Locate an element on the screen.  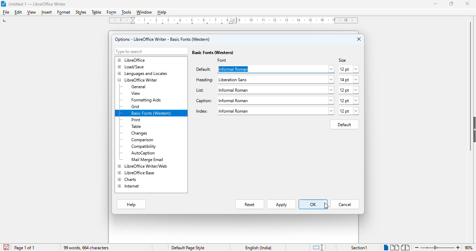
table is located at coordinates (137, 127).